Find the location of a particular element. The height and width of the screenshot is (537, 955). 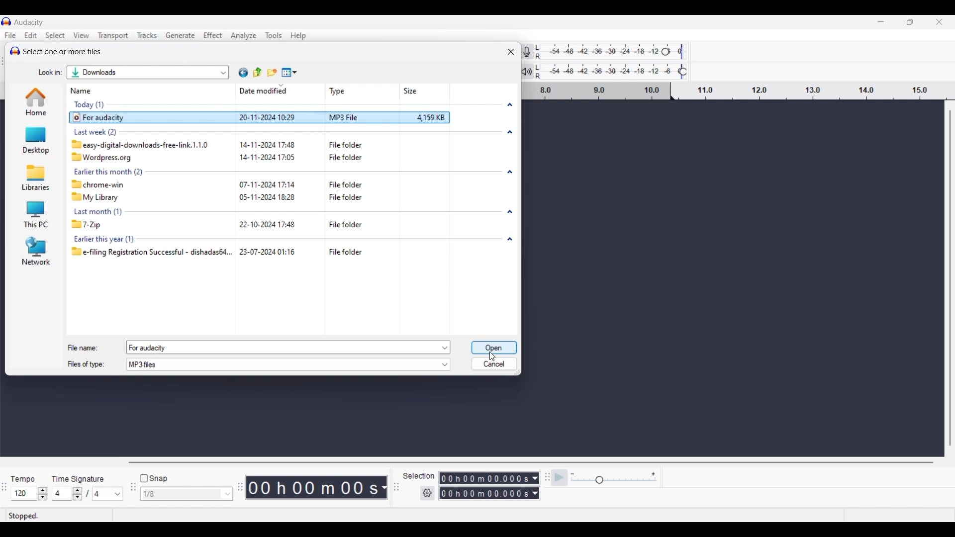

Collapse each respective column is located at coordinates (510, 172).